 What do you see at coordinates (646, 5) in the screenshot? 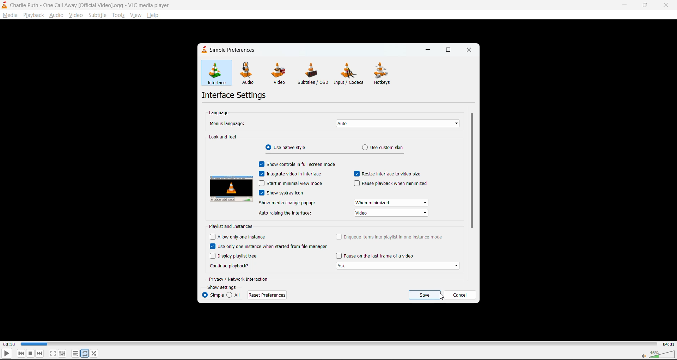
I see `maximize` at bounding box center [646, 5].